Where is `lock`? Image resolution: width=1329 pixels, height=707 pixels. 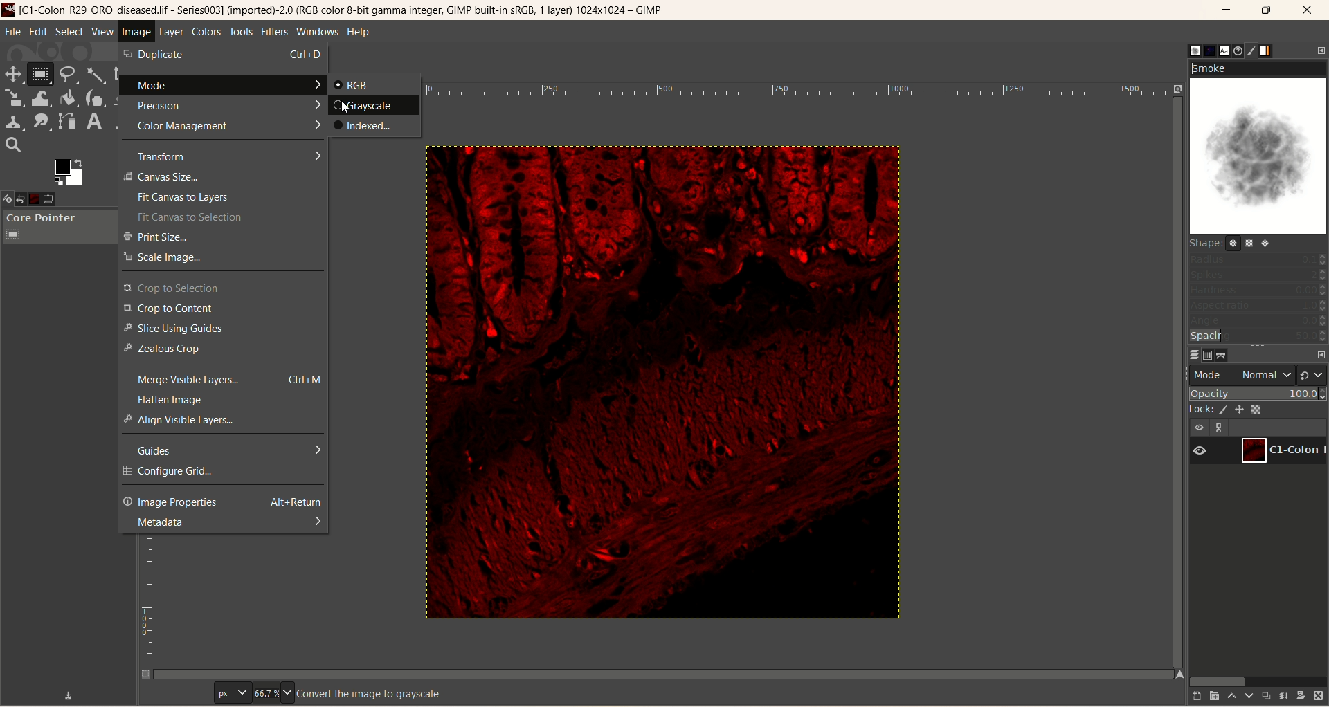 lock is located at coordinates (1202, 411).